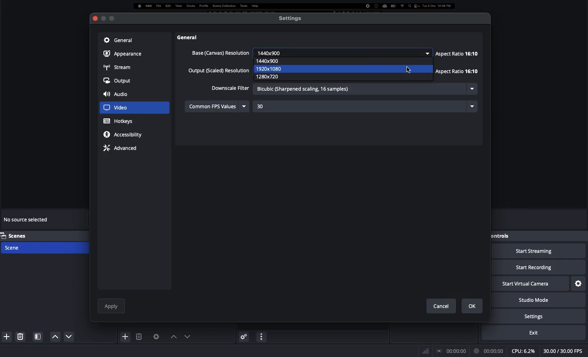 This screenshot has width=588, height=357. What do you see at coordinates (94, 19) in the screenshot?
I see `Close` at bounding box center [94, 19].